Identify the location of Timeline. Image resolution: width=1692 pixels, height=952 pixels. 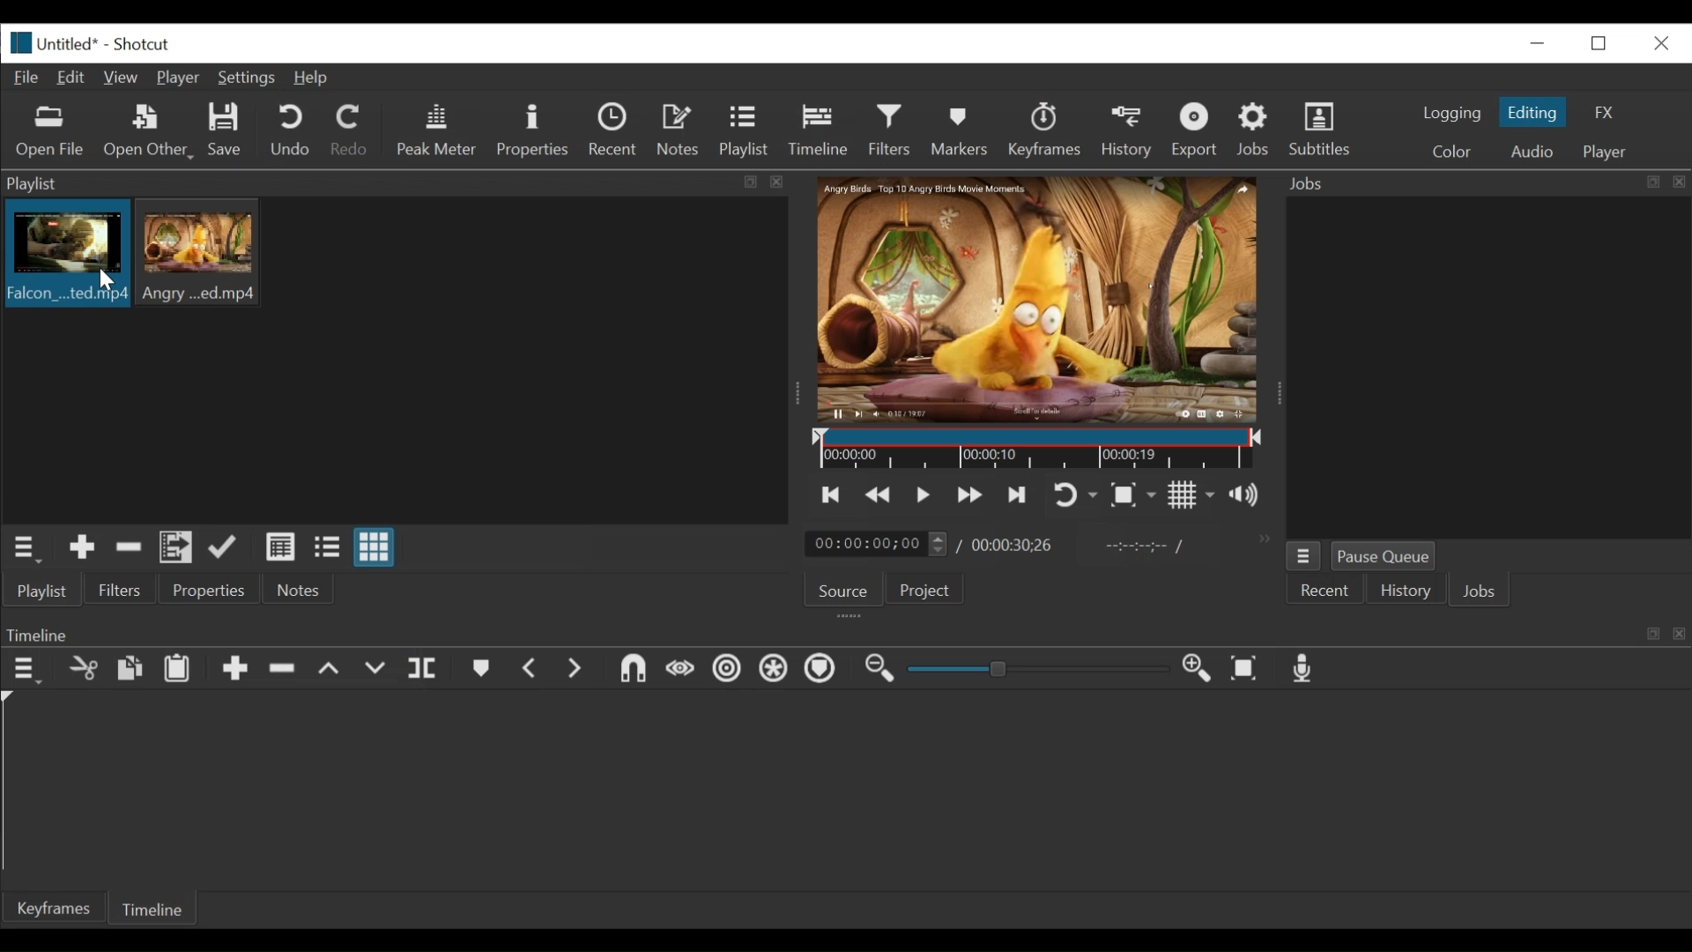
(1039, 450).